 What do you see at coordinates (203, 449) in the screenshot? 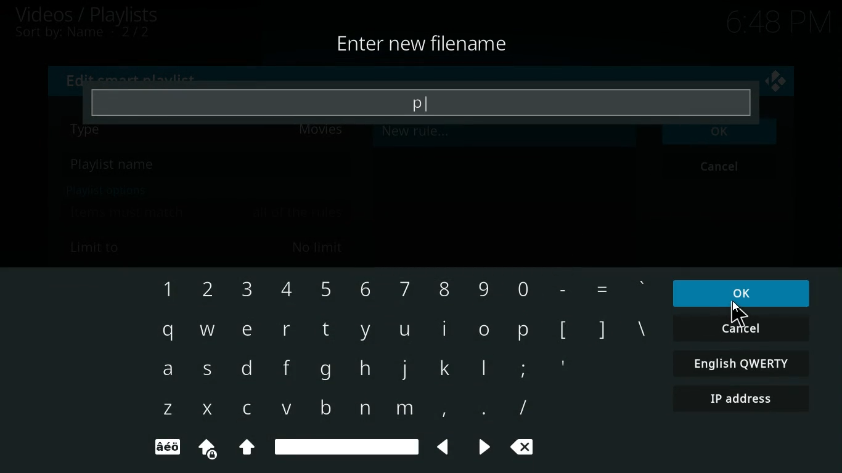
I see `lock capitalize` at bounding box center [203, 449].